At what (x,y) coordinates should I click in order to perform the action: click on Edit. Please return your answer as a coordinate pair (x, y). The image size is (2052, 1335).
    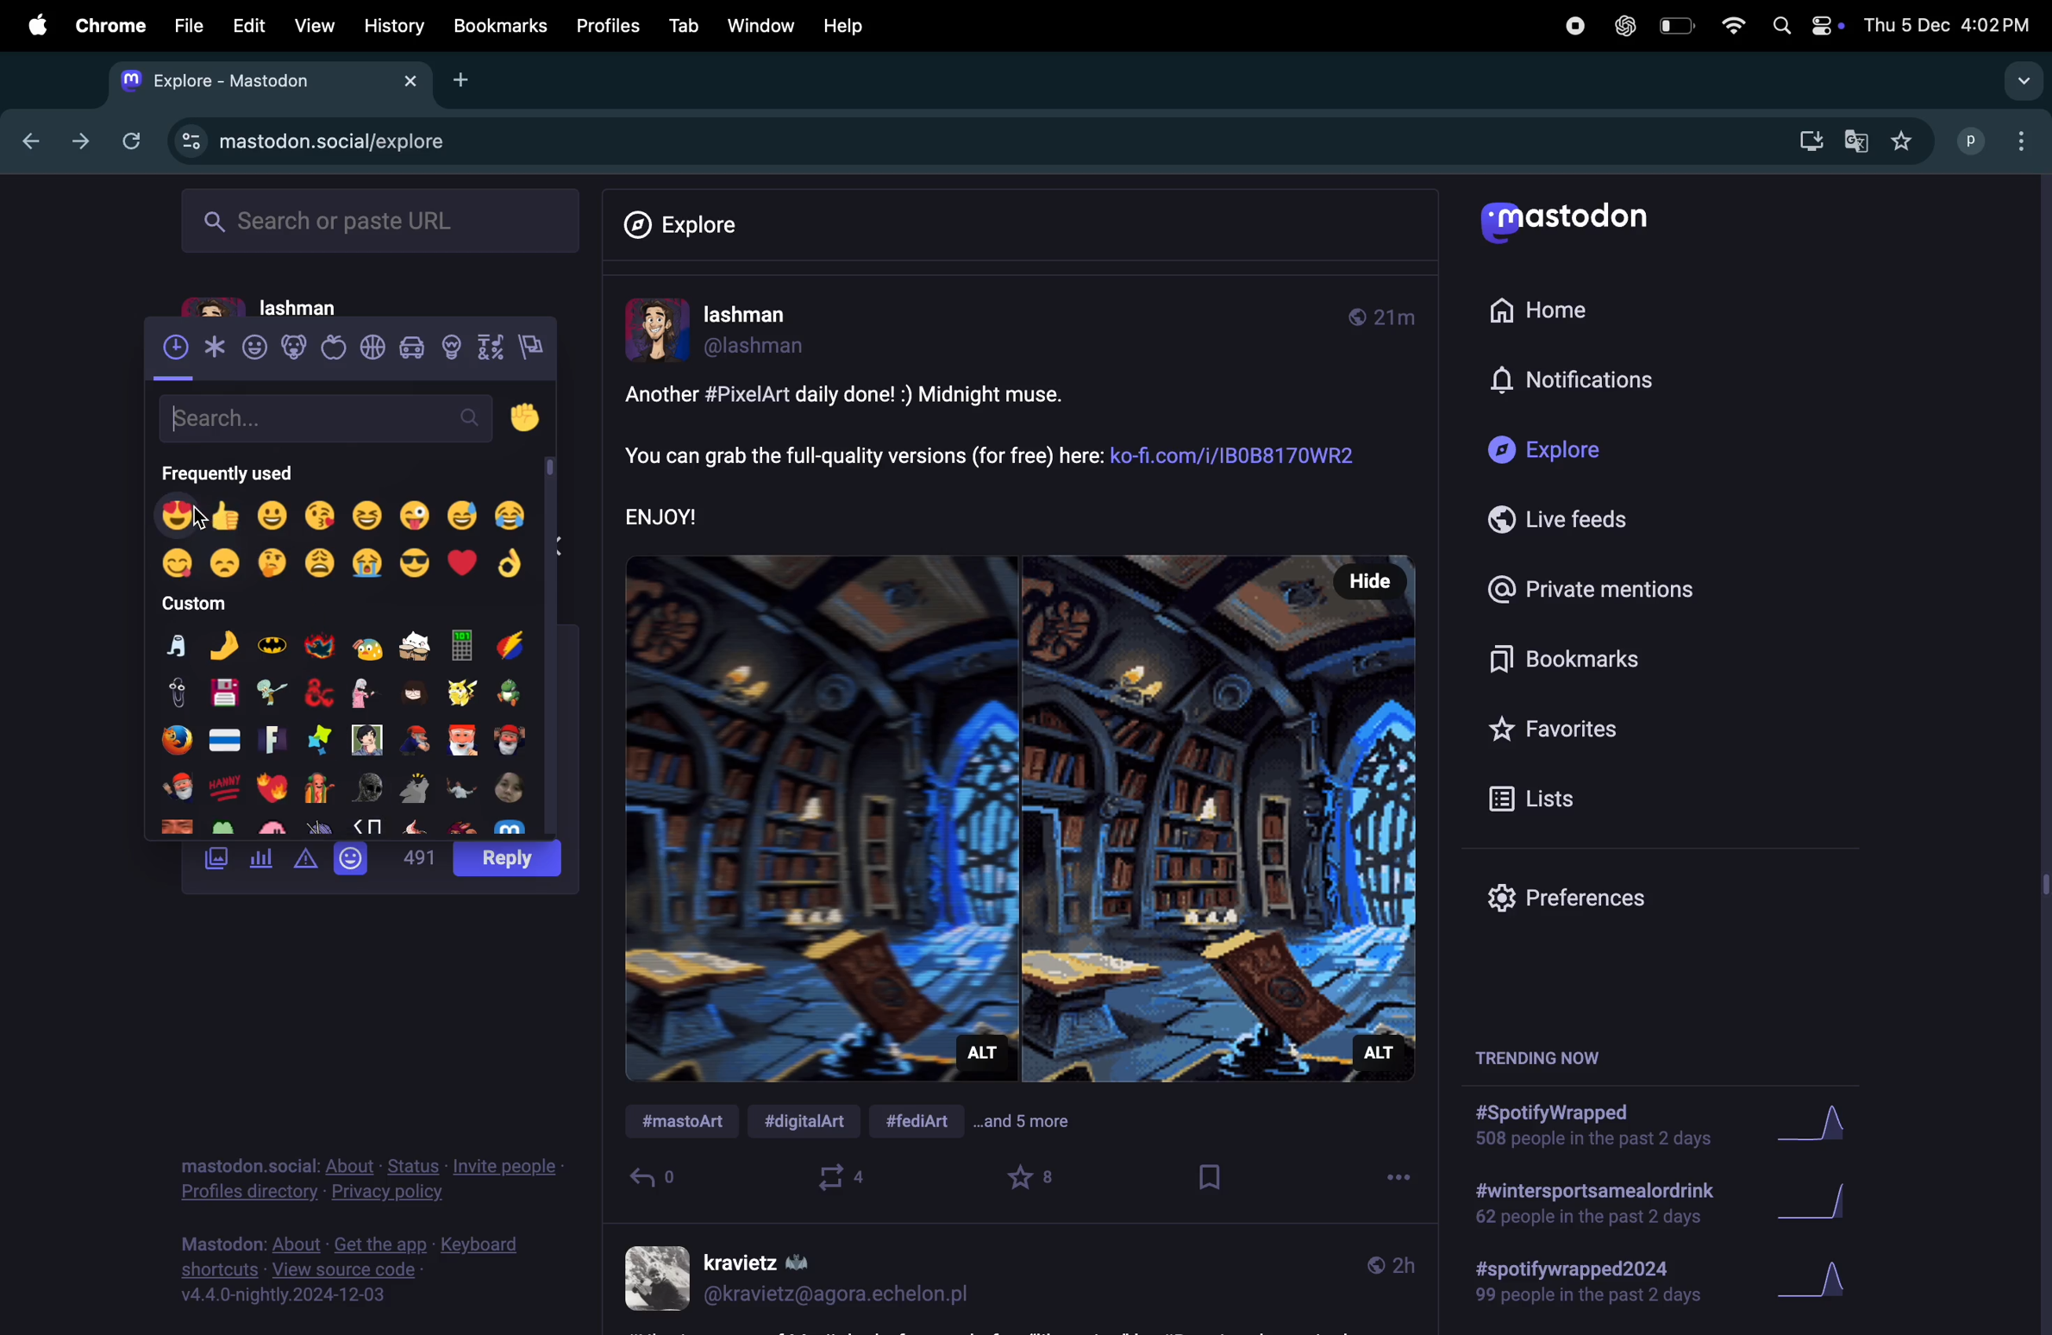
    Looking at the image, I should click on (248, 29).